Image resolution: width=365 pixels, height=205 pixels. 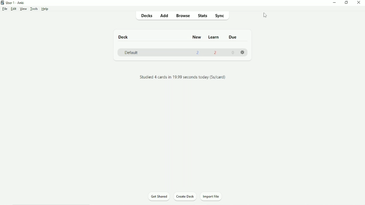 What do you see at coordinates (233, 53) in the screenshot?
I see `0` at bounding box center [233, 53].